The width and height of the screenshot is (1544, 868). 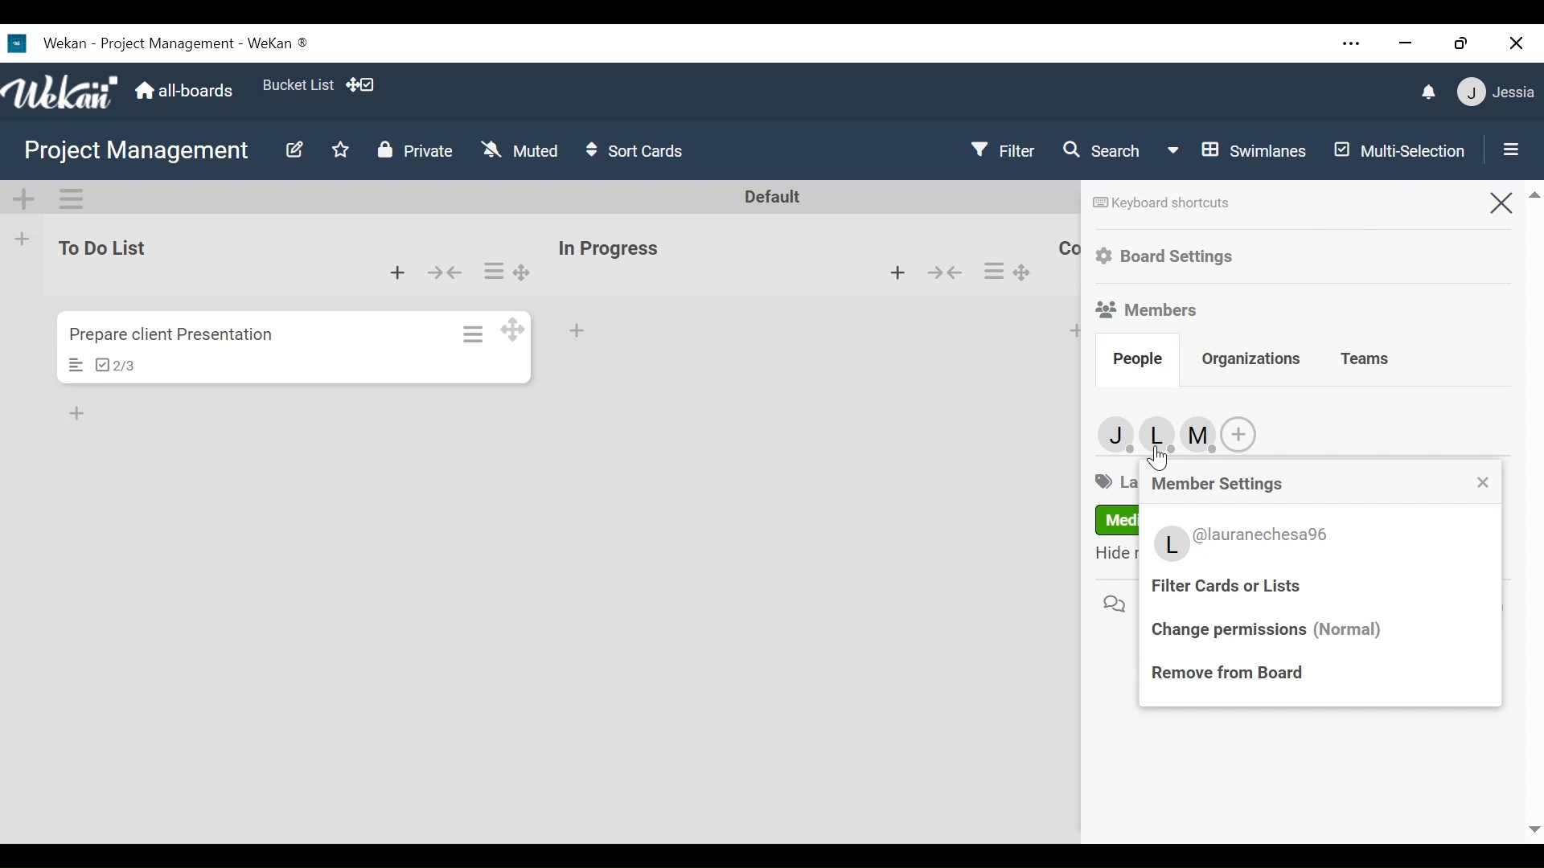 I want to click on Search, so click(x=1103, y=153).